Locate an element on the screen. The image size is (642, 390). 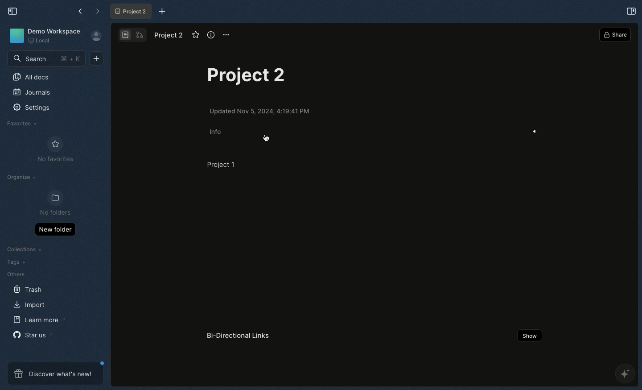
Selection is located at coordinates (631, 11).